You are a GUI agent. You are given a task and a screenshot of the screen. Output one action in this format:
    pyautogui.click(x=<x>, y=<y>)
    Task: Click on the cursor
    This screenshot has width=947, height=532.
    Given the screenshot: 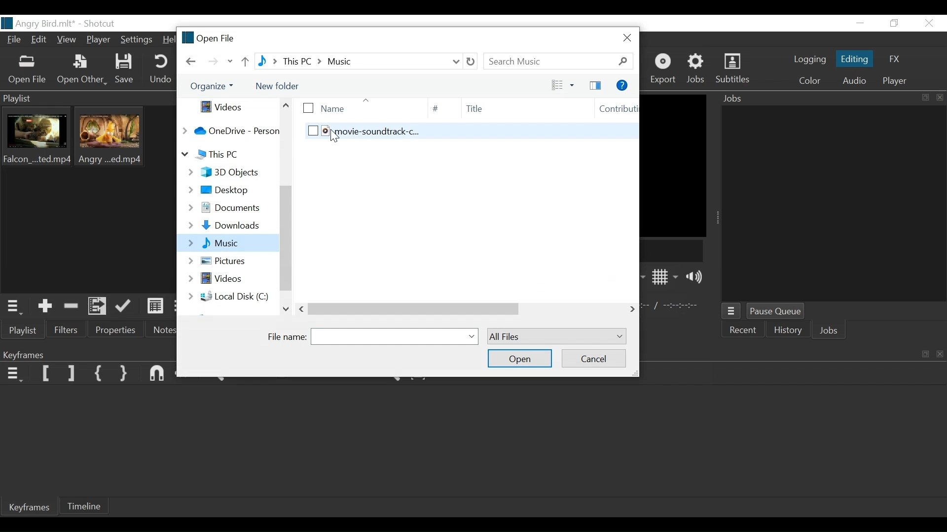 What is the action you would take?
    pyautogui.click(x=337, y=137)
    